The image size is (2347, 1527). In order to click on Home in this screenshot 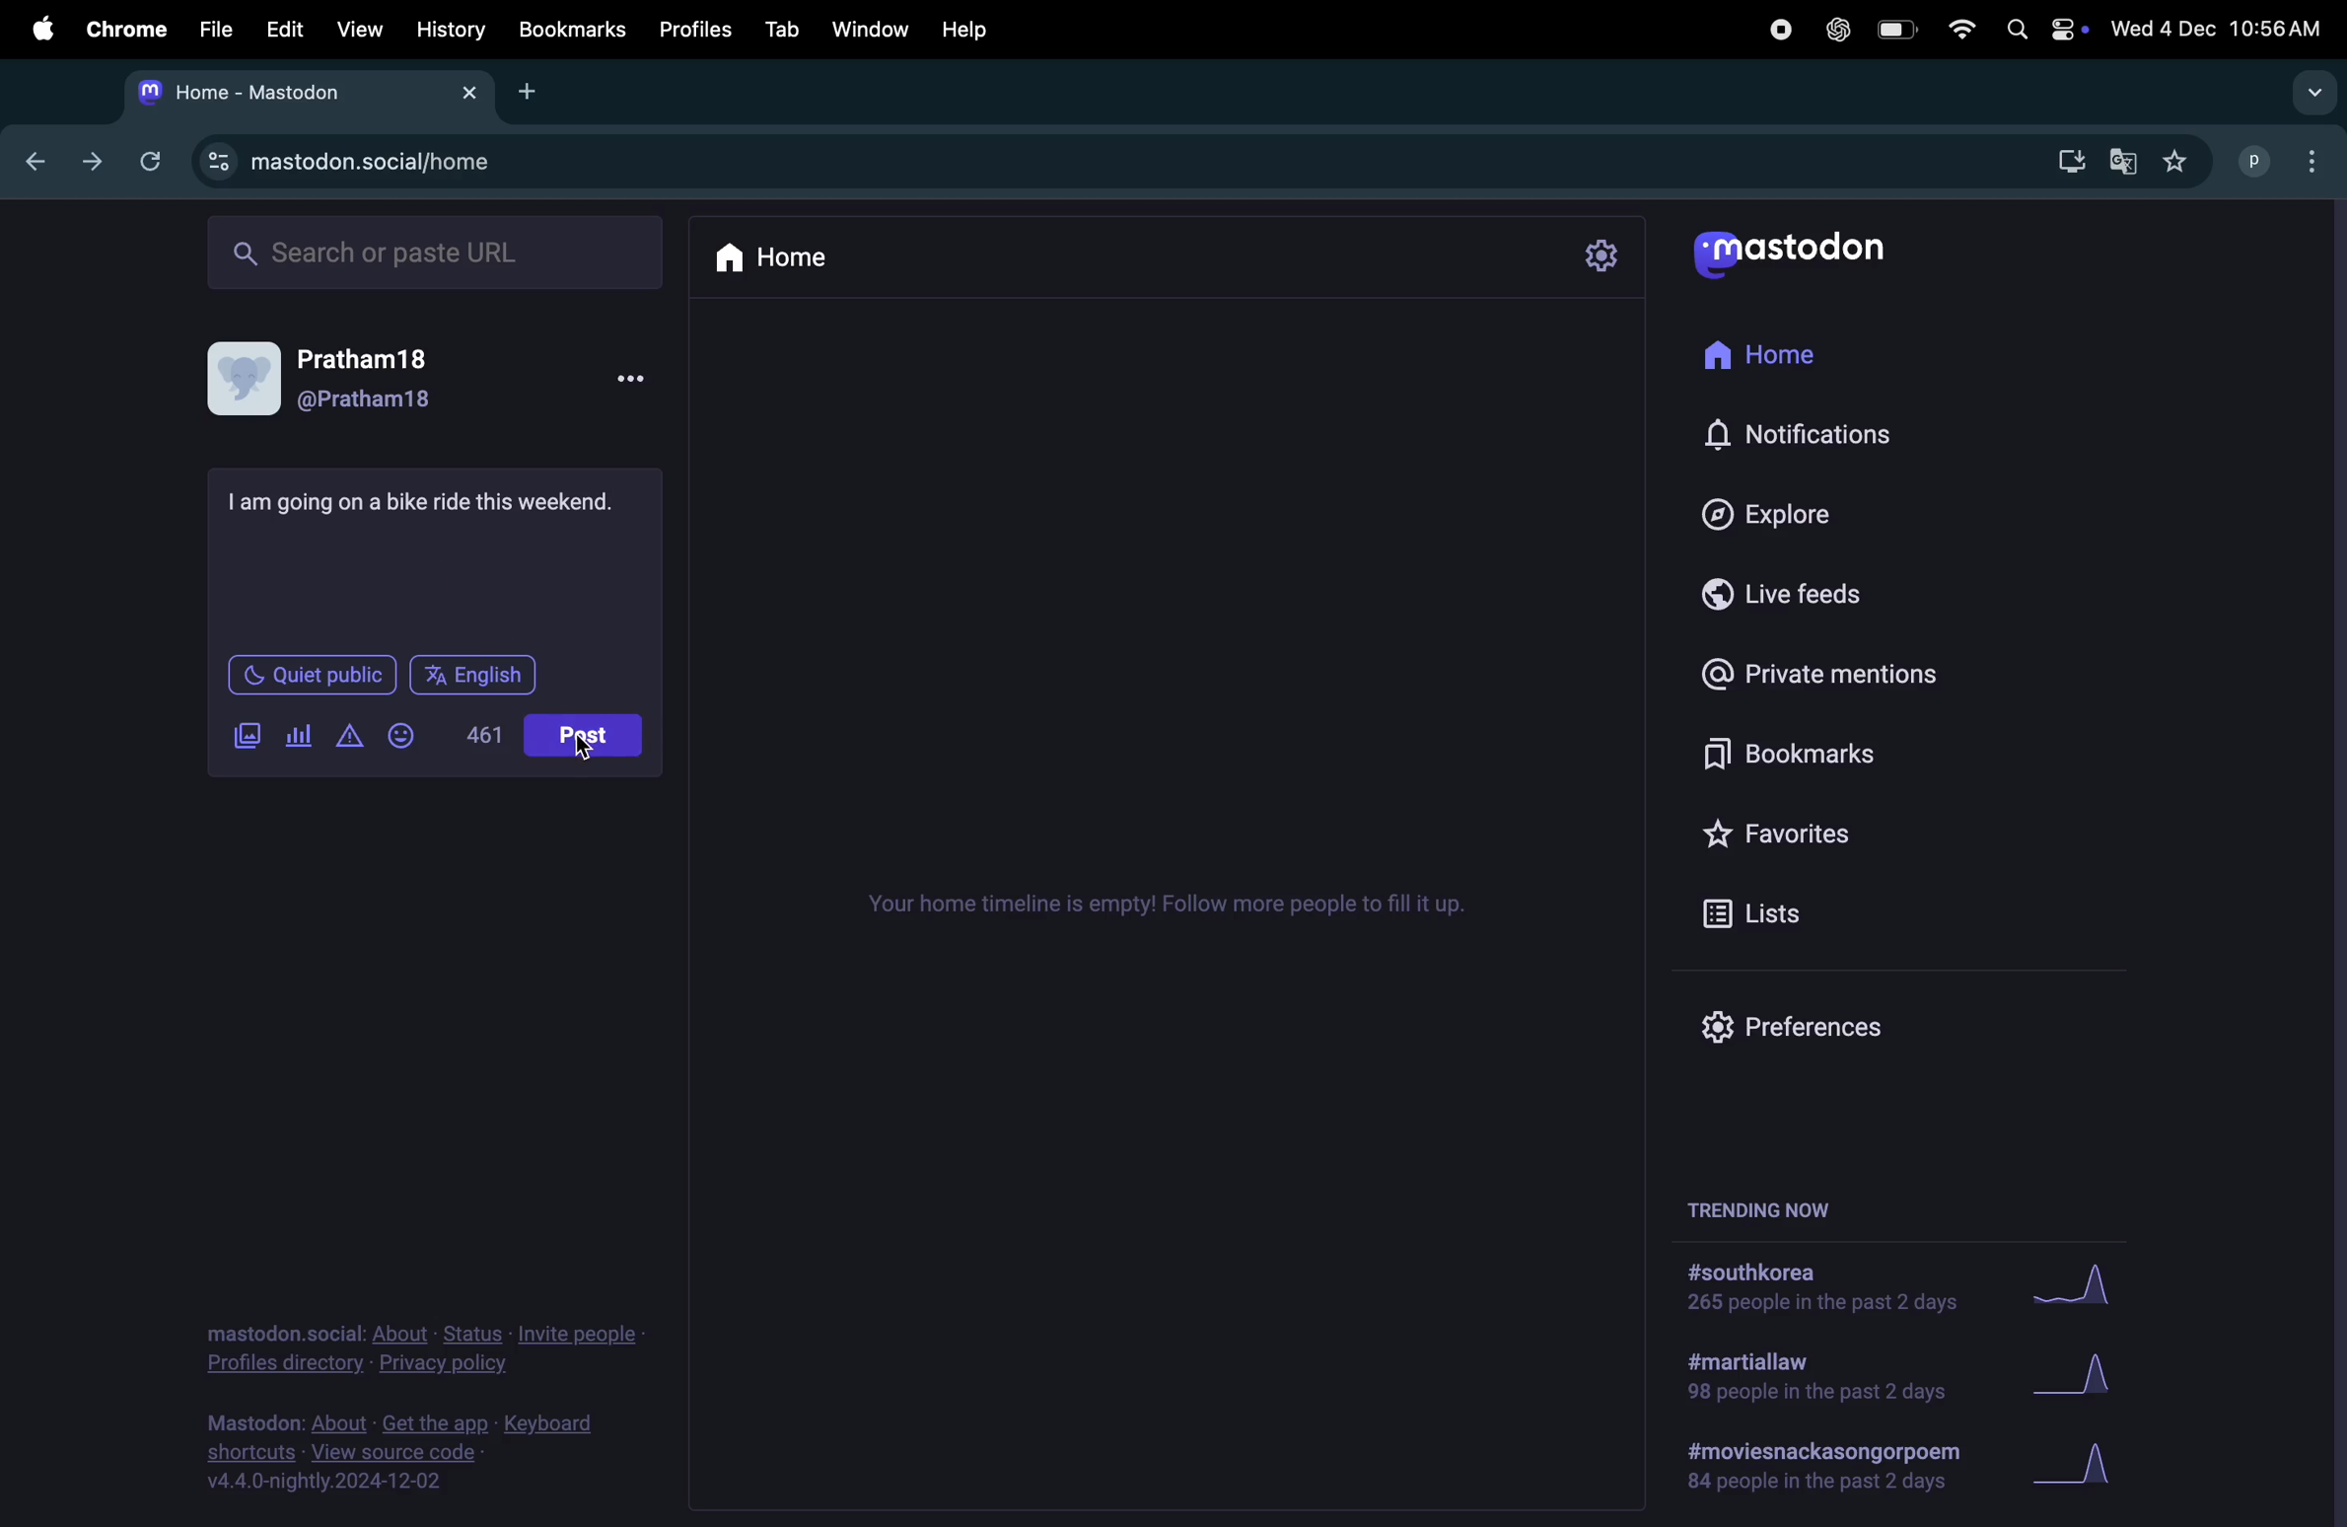, I will do `click(772, 255)`.